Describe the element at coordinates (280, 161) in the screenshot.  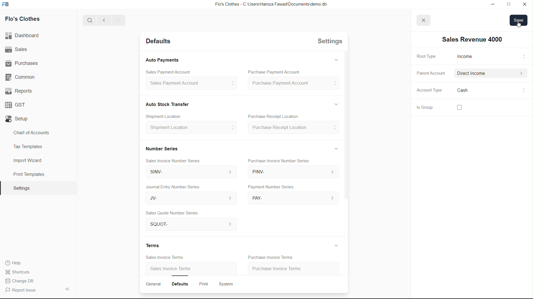
I see `Purchase Invoice Number Series` at that location.